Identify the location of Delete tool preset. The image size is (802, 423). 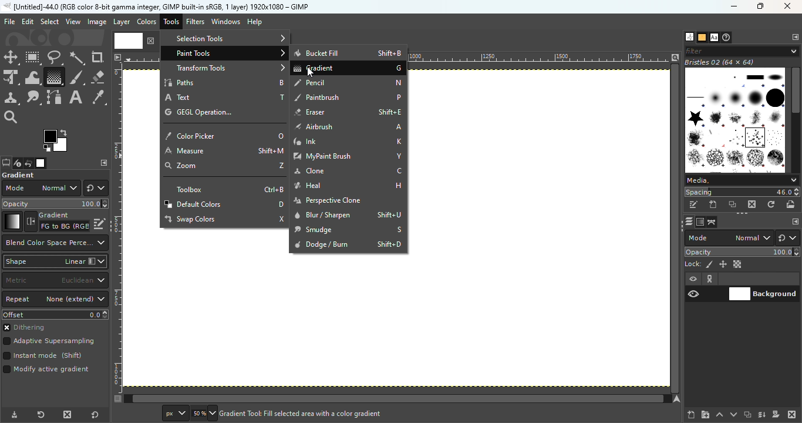
(65, 415).